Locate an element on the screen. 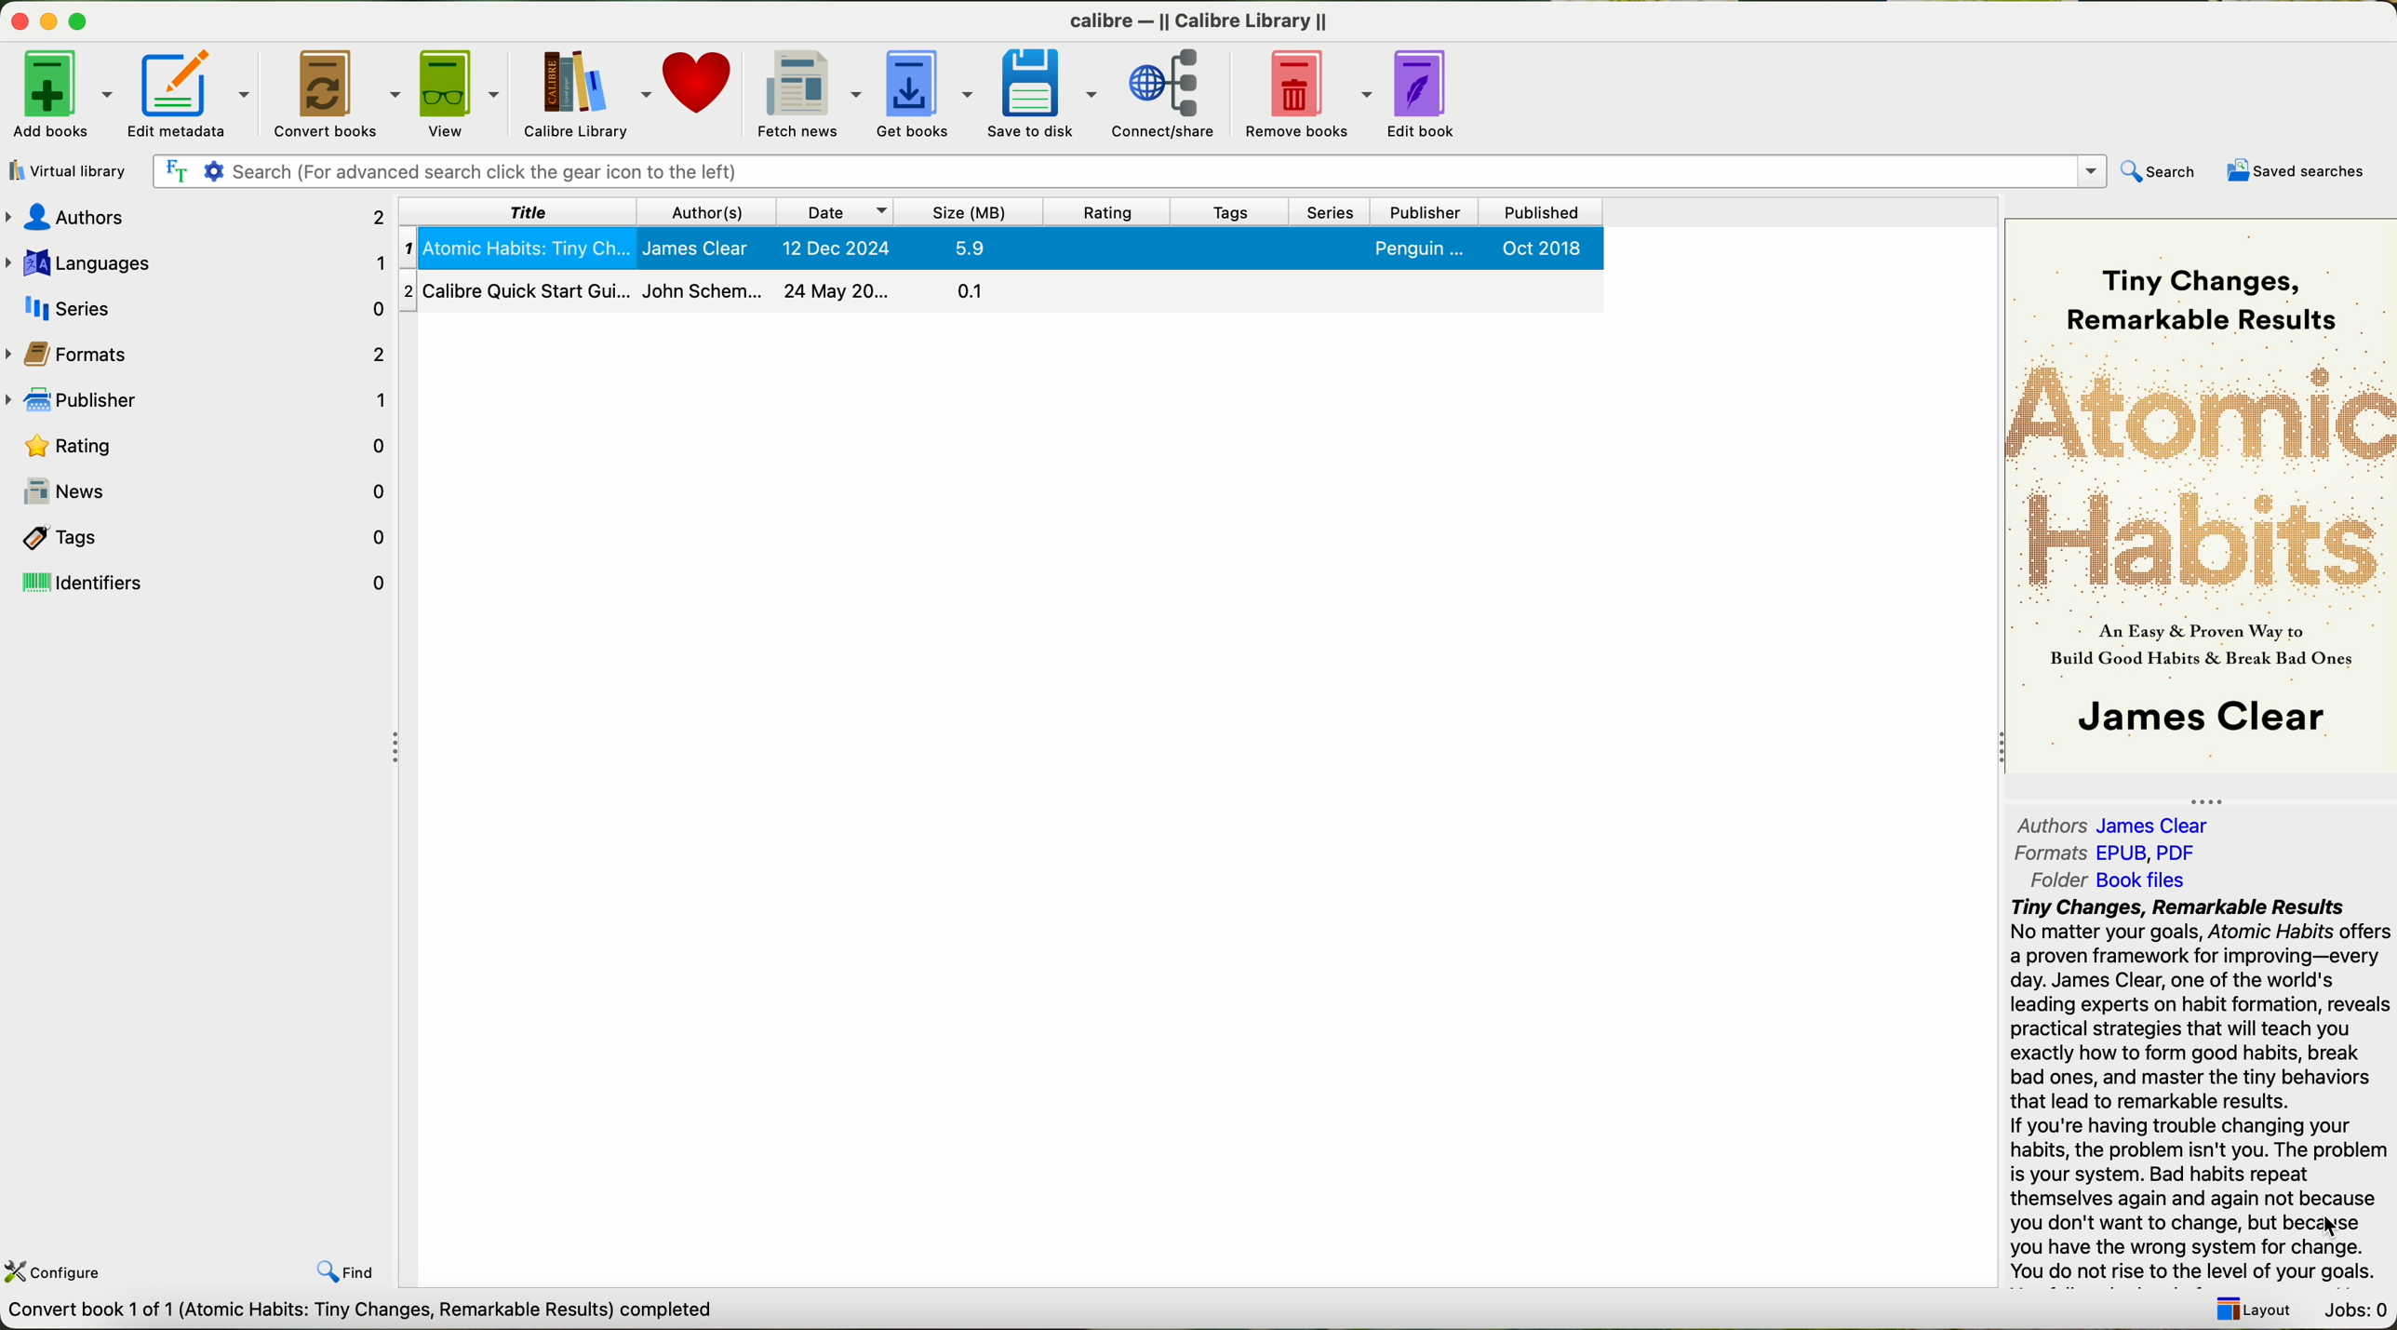  rating is located at coordinates (198, 443).